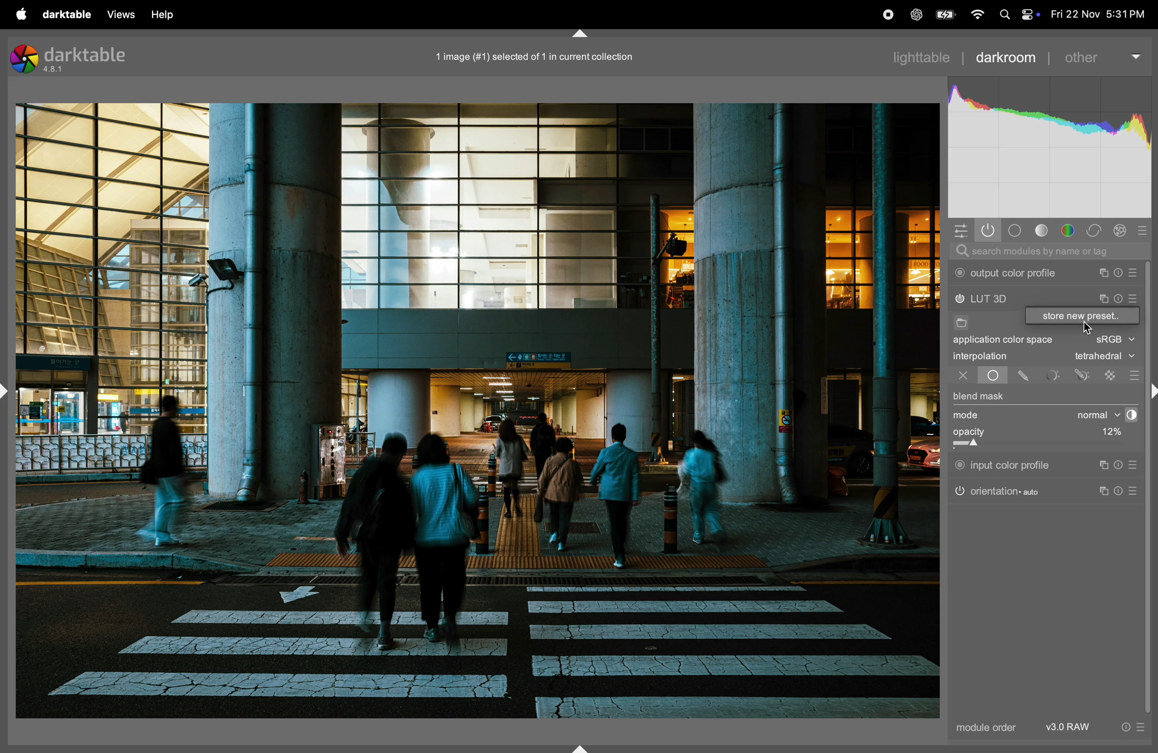 The width and height of the screenshot is (1158, 753). I want to click on , so click(1151, 393).